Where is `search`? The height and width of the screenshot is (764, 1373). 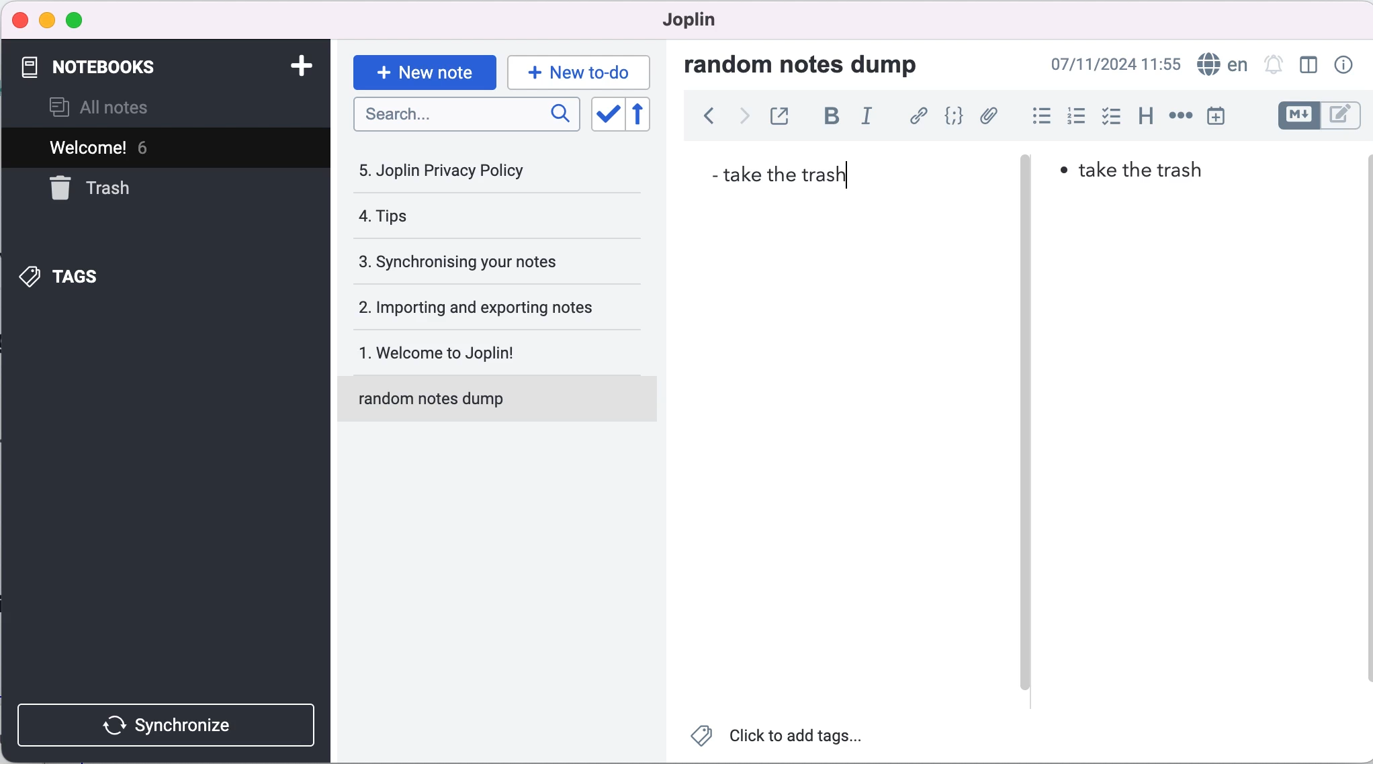
search is located at coordinates (468, 119).